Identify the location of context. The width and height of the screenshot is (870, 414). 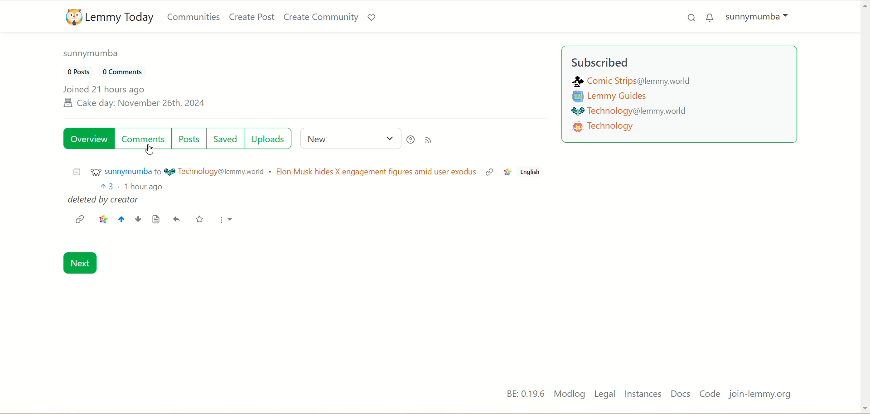
(102, 218).